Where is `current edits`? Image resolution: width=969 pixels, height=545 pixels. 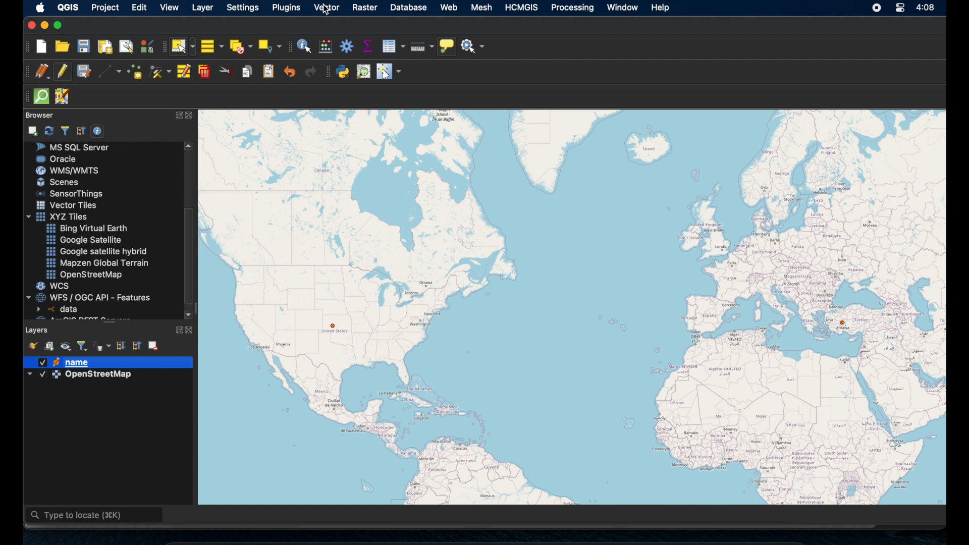
current edits is located at coordinates (41, 71).